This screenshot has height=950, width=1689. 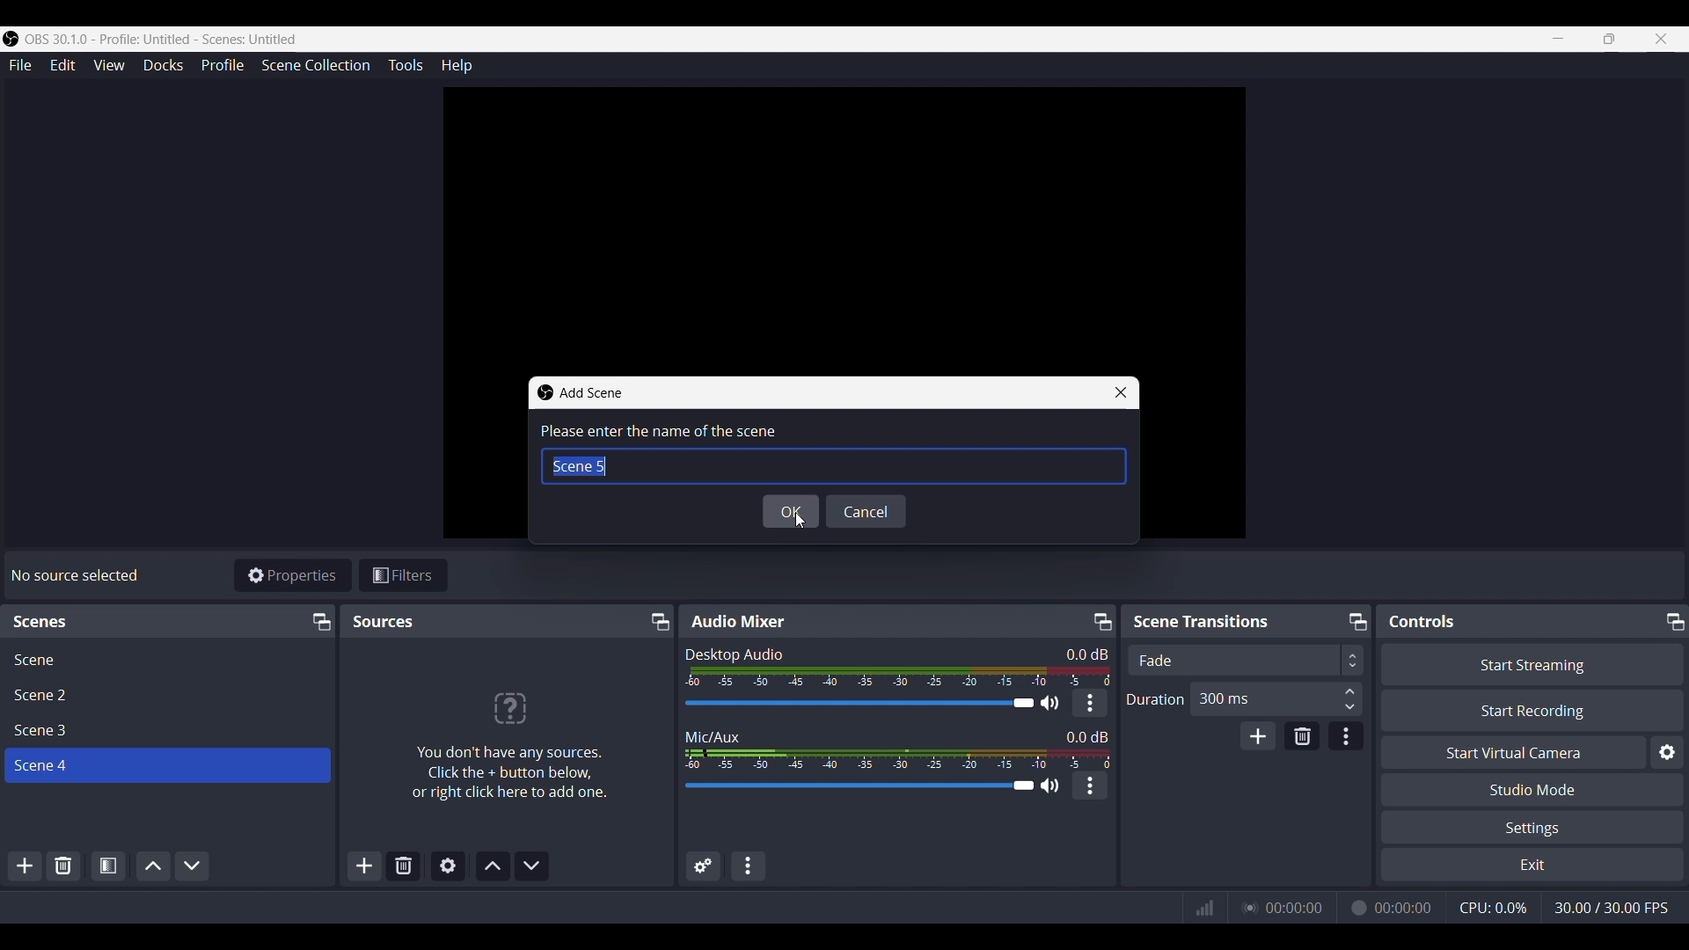 What do you see at coordinates (150, 865) in the screenshot?
I see `Move scene Up` at bounding box center [150, 865].